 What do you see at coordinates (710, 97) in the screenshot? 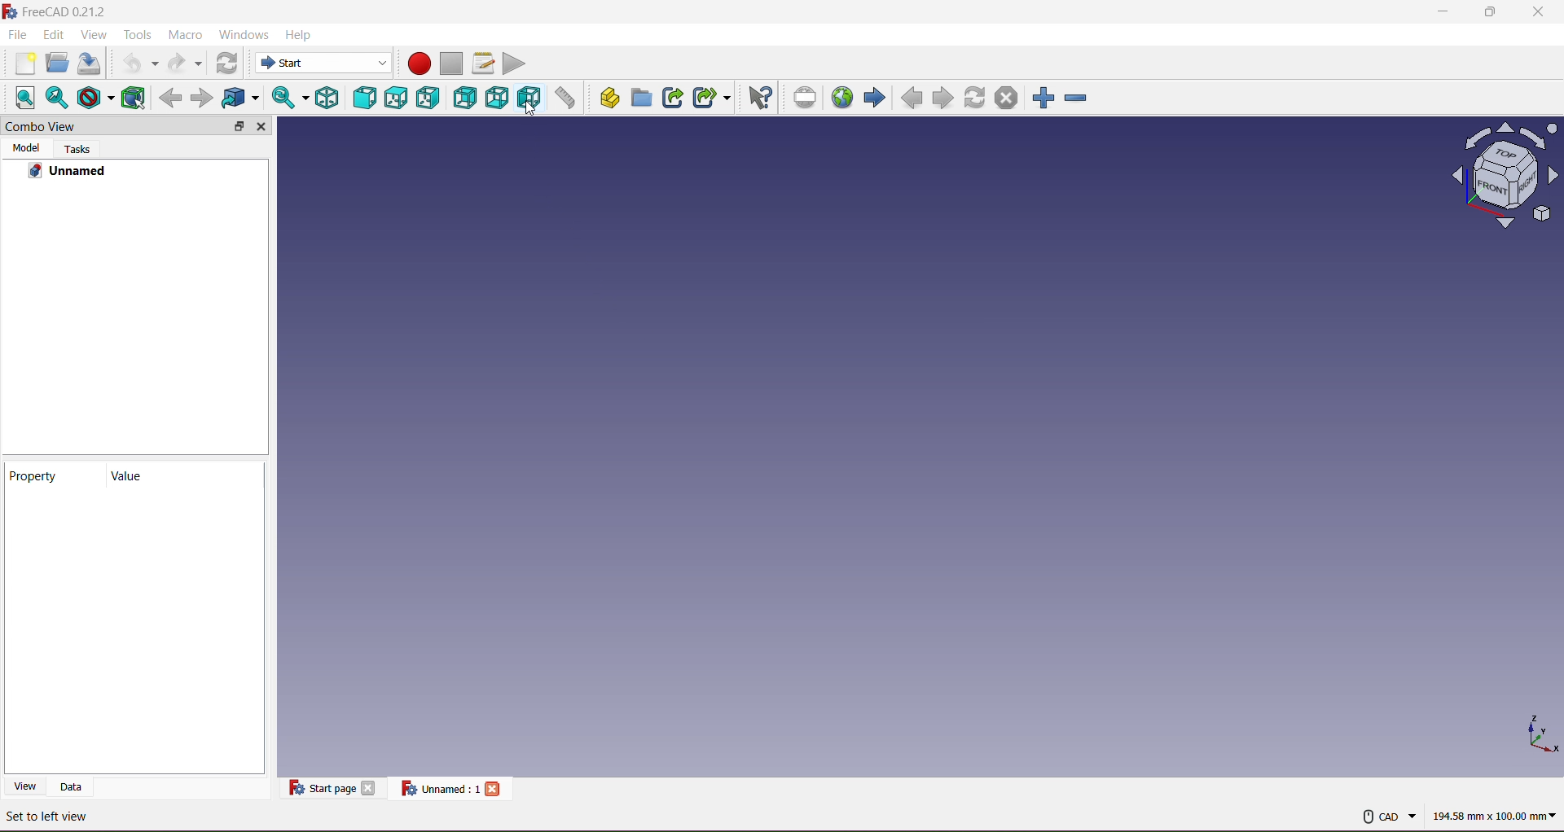
I see `Make Sub link` at bounding box center [710, 97].